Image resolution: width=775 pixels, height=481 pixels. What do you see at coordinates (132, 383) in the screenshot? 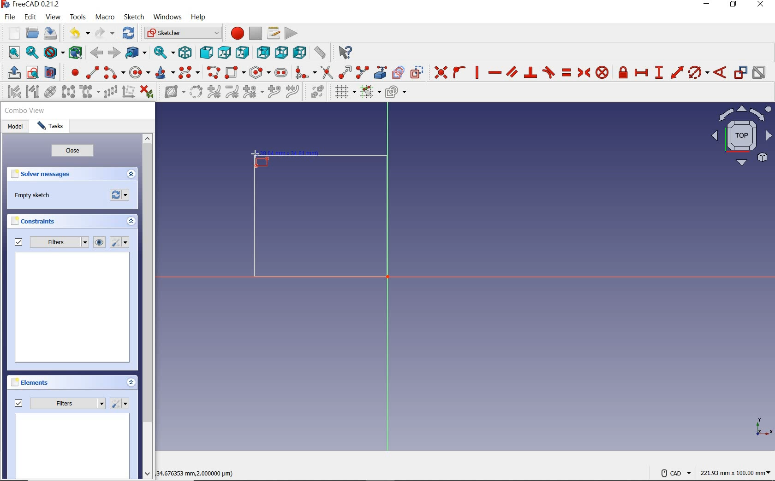
I see `expand` at bounding box center [132, 383].